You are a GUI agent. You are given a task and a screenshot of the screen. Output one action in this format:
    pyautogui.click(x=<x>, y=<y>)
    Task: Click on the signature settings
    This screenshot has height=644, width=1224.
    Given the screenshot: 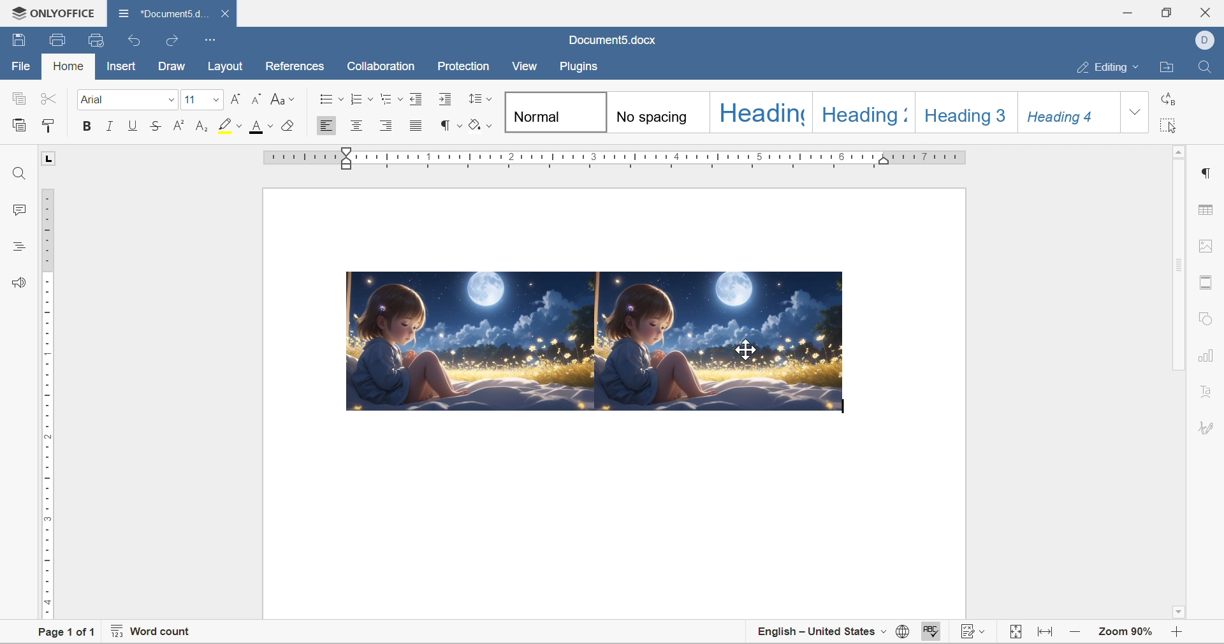 What is the action you would take?
    pyautogui.click(x=1209, y=427)
    